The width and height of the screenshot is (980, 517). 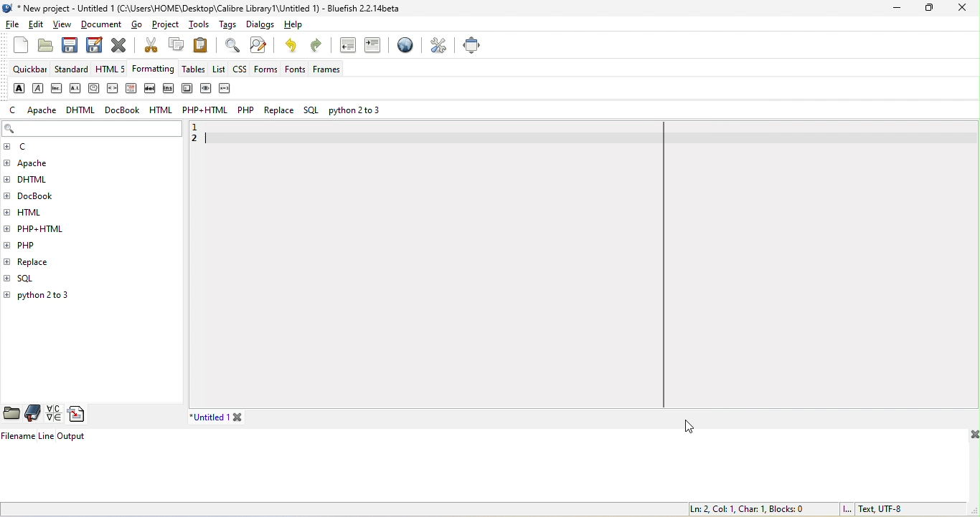 I want to click on save, so click(x=70, y=45).